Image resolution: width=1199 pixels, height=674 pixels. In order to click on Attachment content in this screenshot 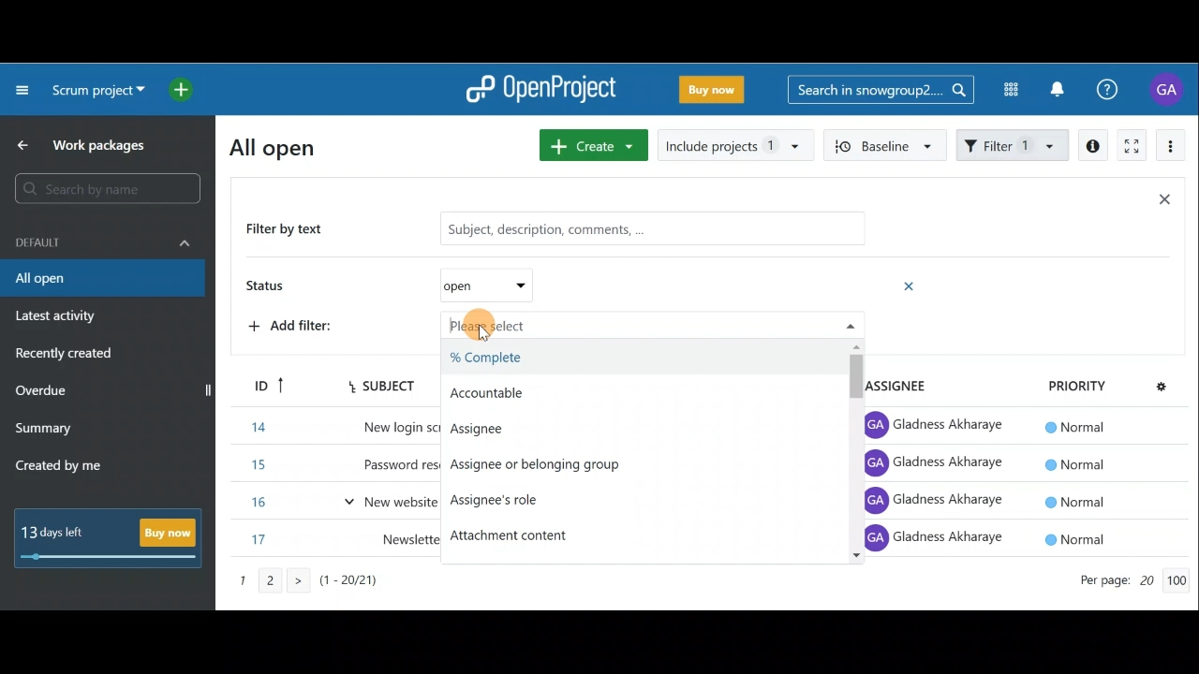, I will do `click(535, 535)`.